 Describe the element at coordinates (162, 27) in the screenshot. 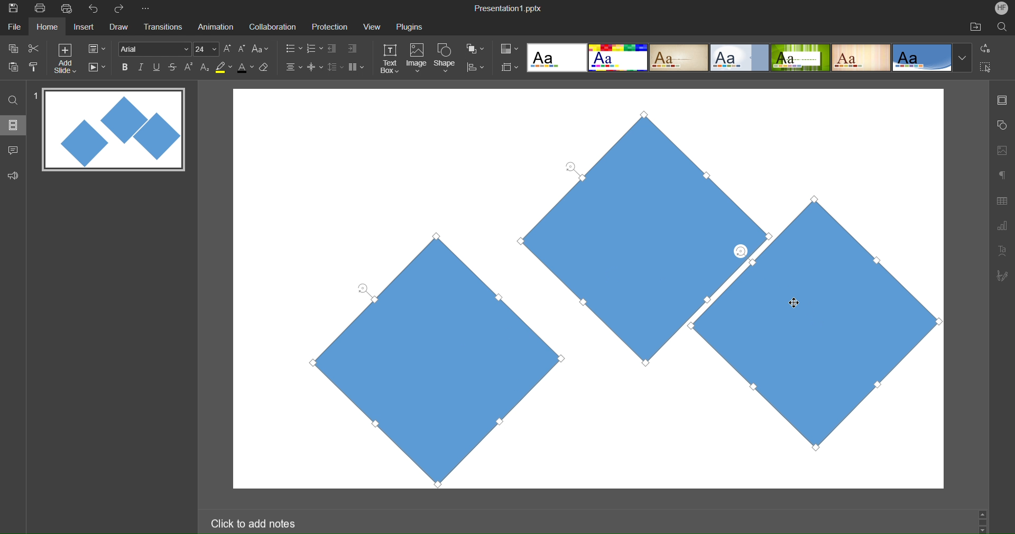

I see `Transitions` at that location.